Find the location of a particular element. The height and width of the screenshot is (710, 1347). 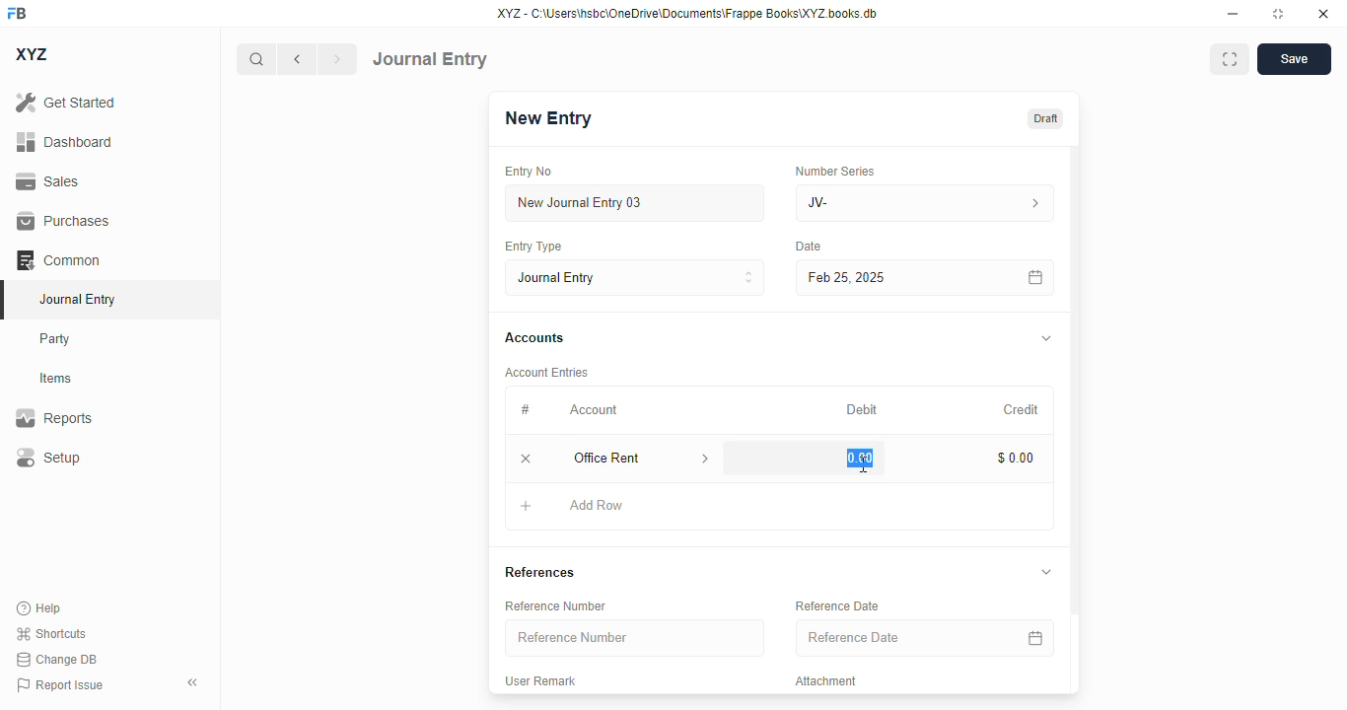

journal entry is located at coordinates (430, 59).